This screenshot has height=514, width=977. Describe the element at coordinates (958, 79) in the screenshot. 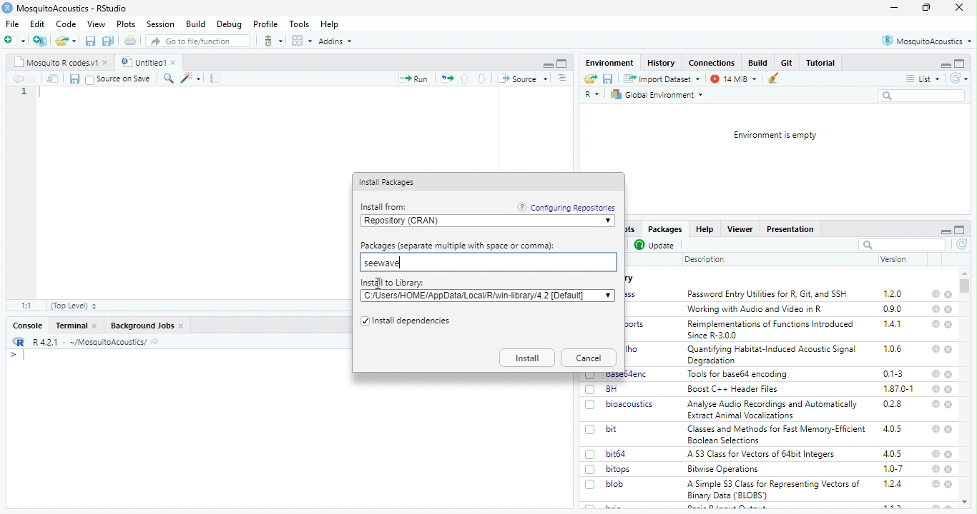

I see `sync` at that location.